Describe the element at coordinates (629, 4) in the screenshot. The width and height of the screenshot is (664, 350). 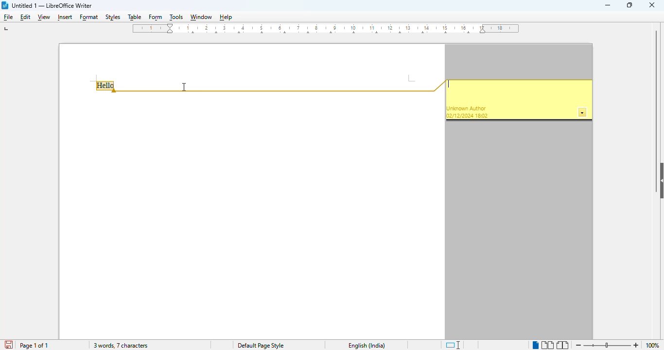
I see `maximize` at that location.